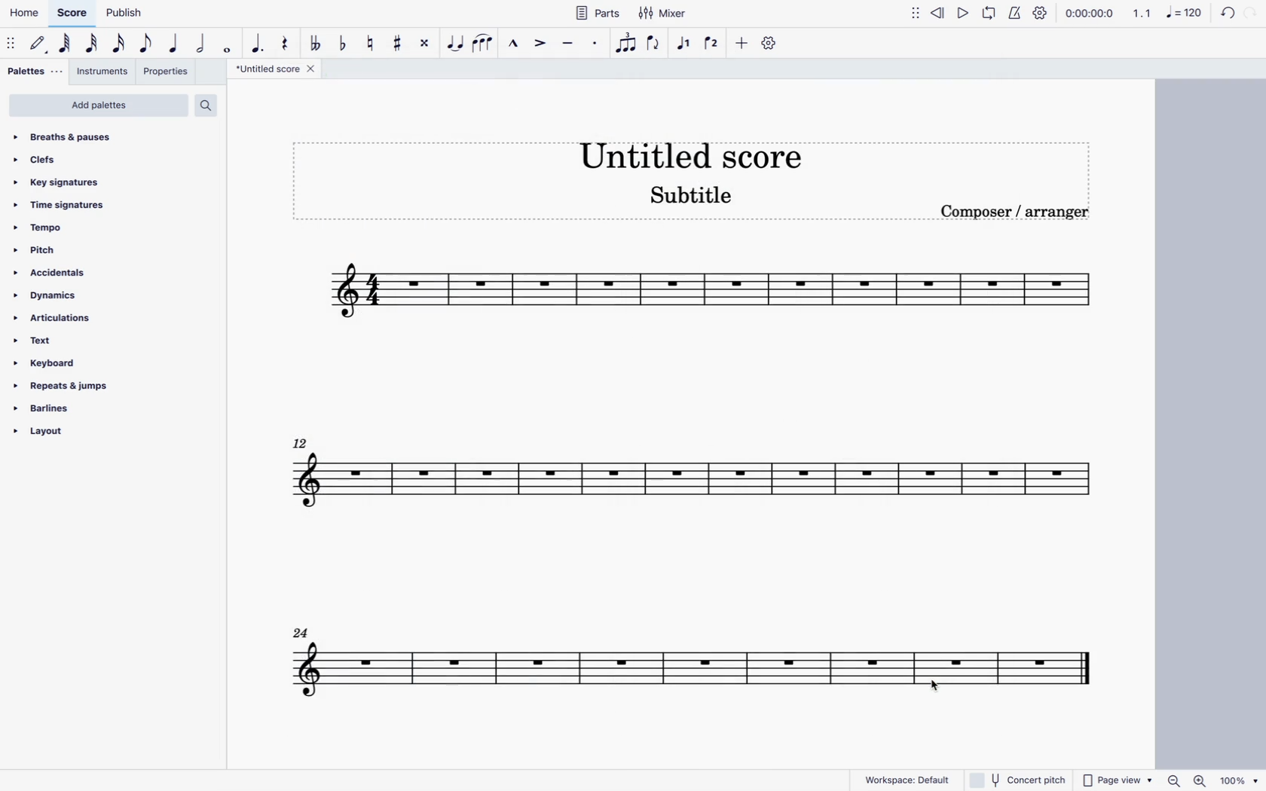  Describe the element at coordinates (11, 42) in the screenshot. I see `move` at that location.